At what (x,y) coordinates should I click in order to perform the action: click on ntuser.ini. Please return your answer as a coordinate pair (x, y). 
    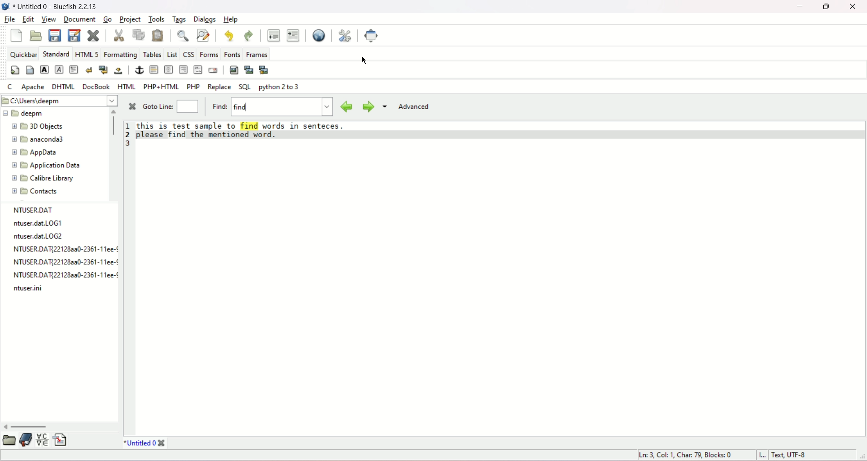
    Looking at the image, I should click on (30, 290).